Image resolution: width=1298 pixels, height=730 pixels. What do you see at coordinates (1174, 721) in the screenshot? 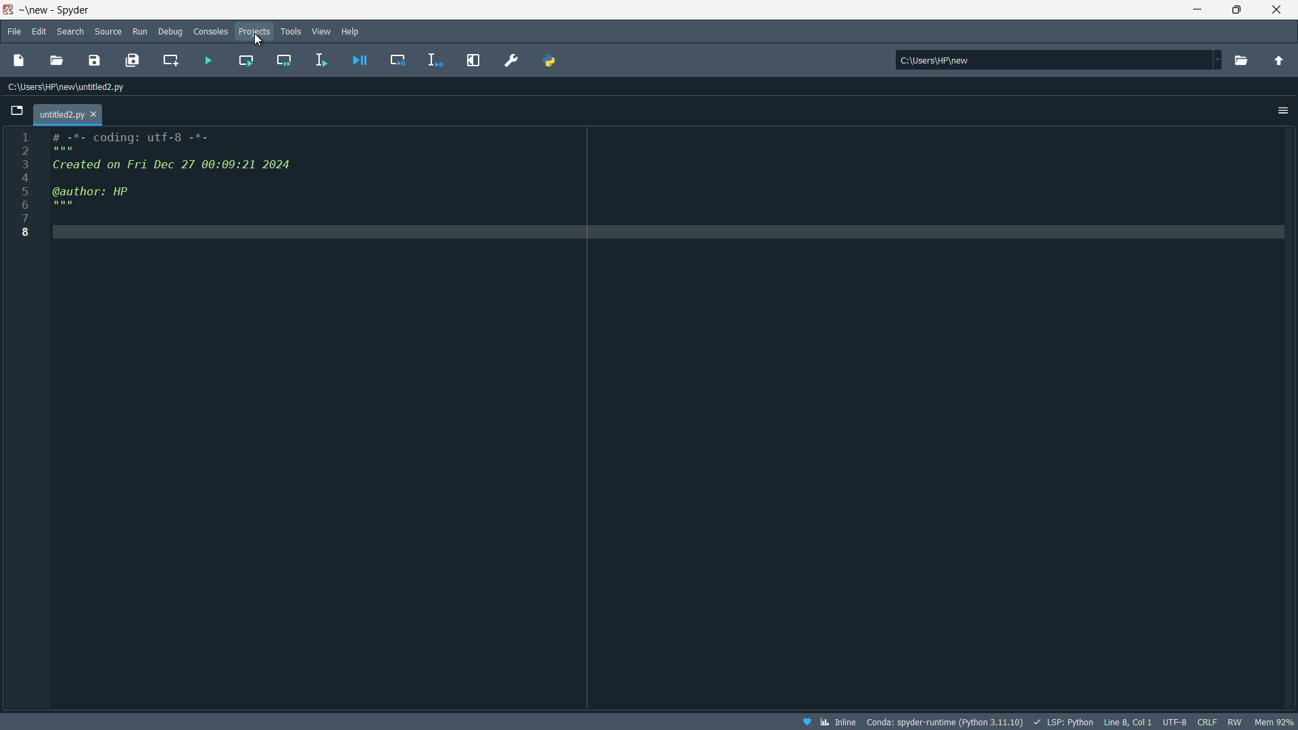
I see `file encoding` at bounding box center [1174, 721].